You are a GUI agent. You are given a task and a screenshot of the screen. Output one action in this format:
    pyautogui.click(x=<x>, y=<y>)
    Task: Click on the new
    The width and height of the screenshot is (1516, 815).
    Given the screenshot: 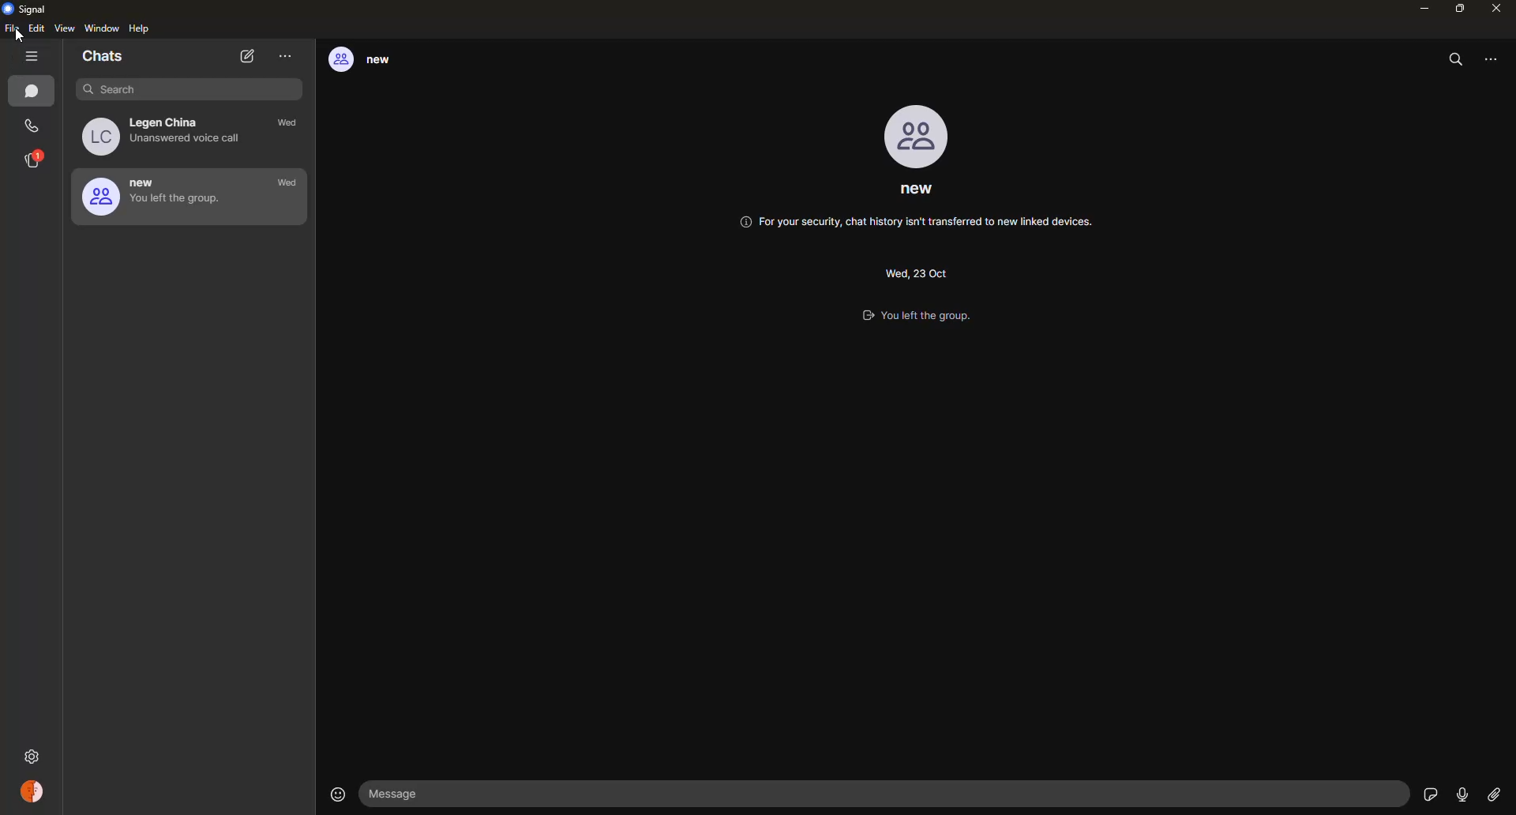 What is the action you would take?
    pyautogui.click(x=372, y=61)
    